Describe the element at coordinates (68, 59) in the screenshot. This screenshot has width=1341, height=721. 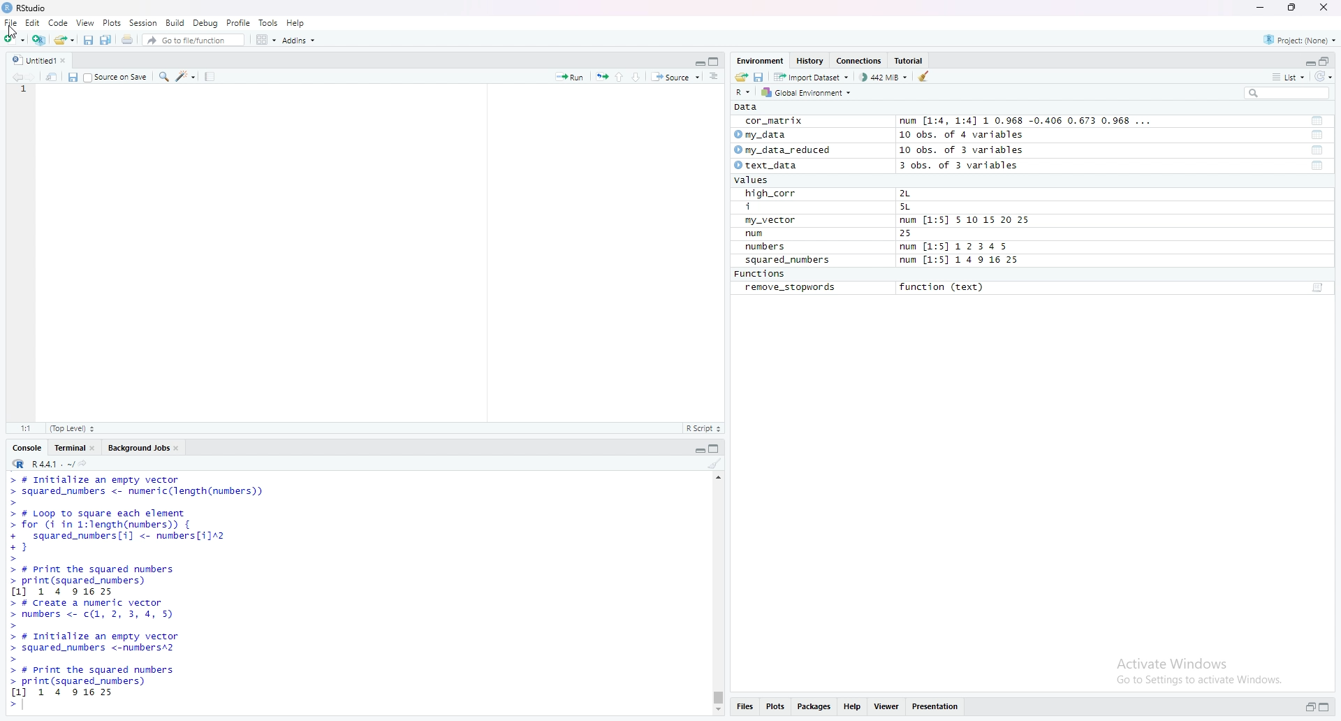
I see `Close` at that location.